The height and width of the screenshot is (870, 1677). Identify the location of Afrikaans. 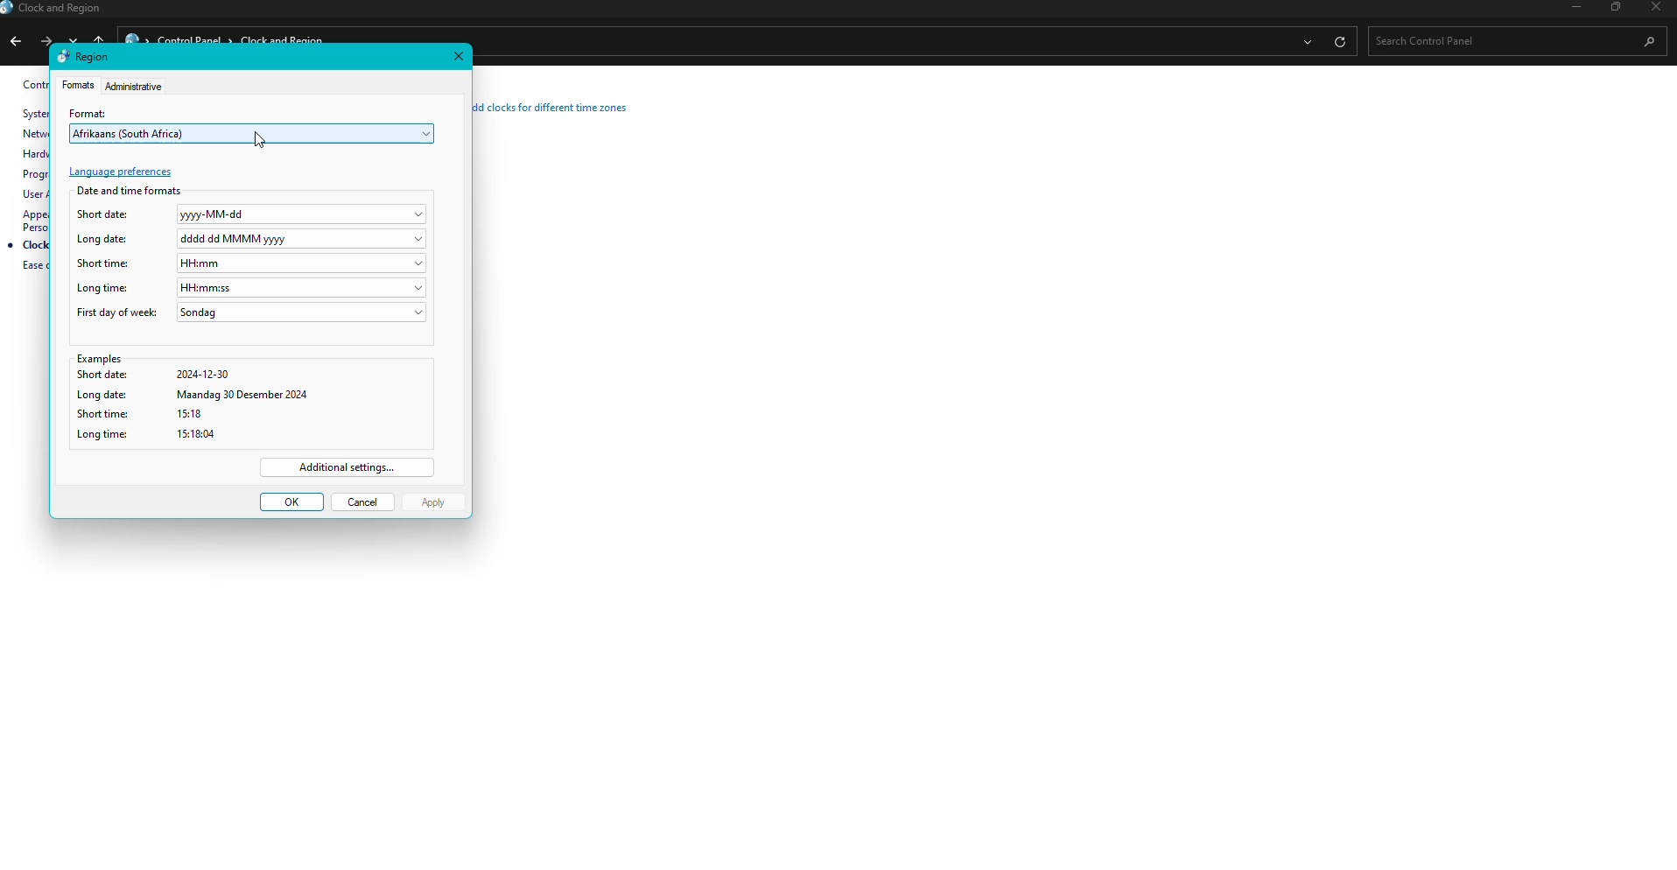
(255, 134).